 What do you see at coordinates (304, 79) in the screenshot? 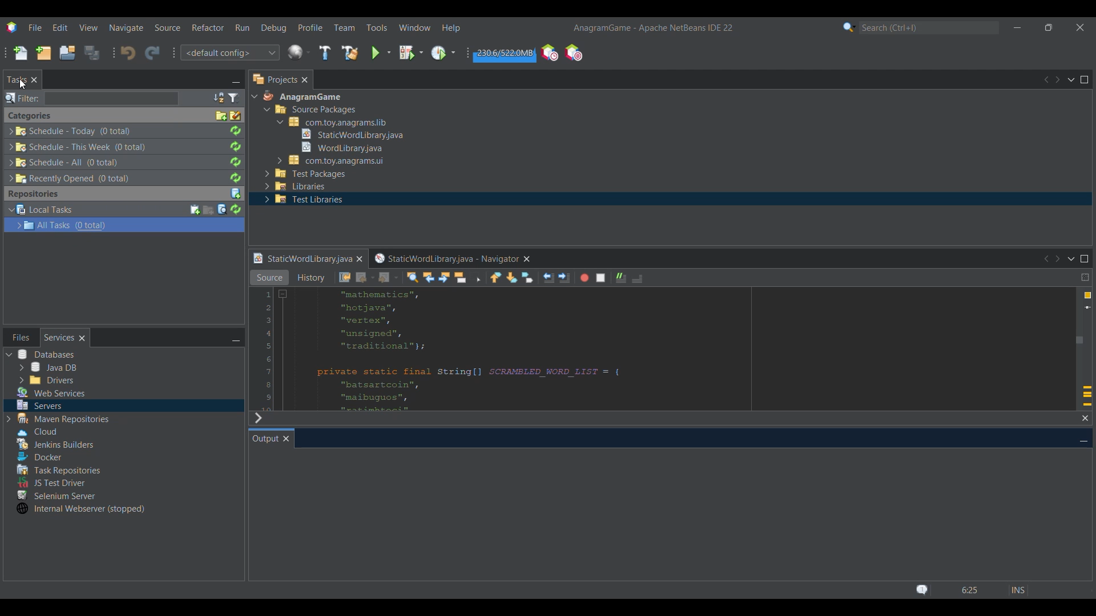
I see `Close` at bounding box center [304, 79].